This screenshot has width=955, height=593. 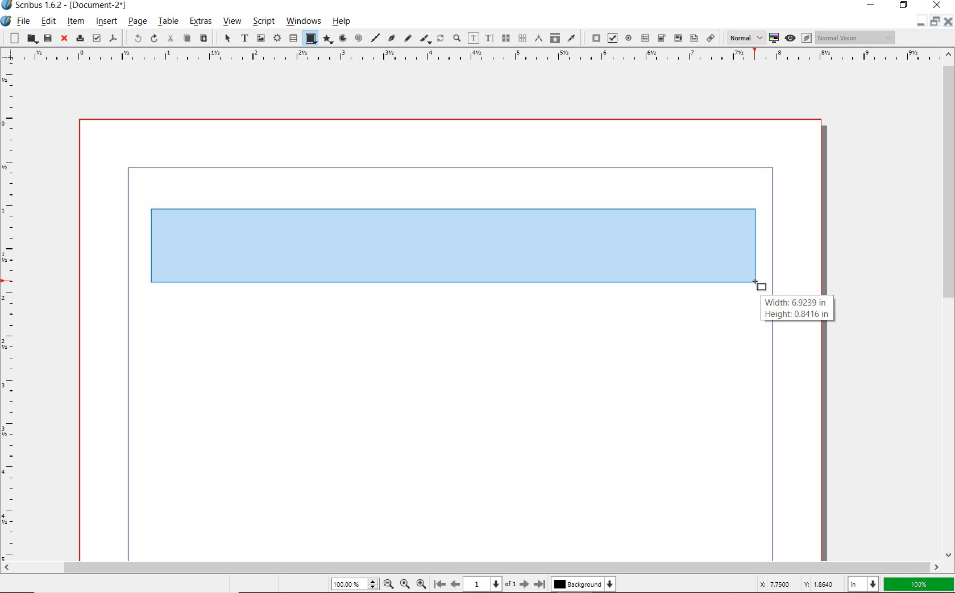 What do you see at coordinates (138, 21) in the screenshot?
I see `page` at bounding box center [138, 21].